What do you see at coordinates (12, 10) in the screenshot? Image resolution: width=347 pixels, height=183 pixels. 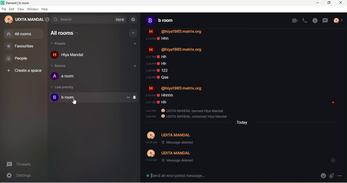 I see `edit` at bounding box center [12, 10].